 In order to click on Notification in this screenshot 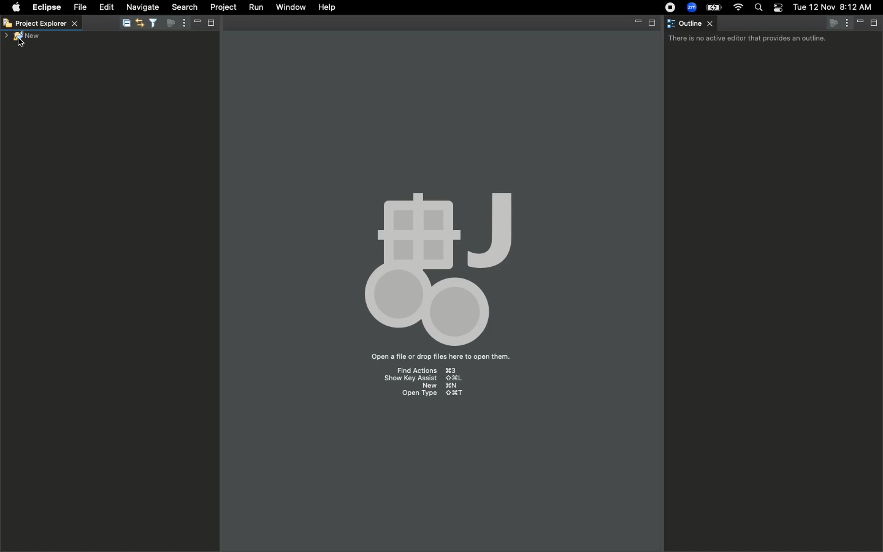, I will do `click(778, 8)`.